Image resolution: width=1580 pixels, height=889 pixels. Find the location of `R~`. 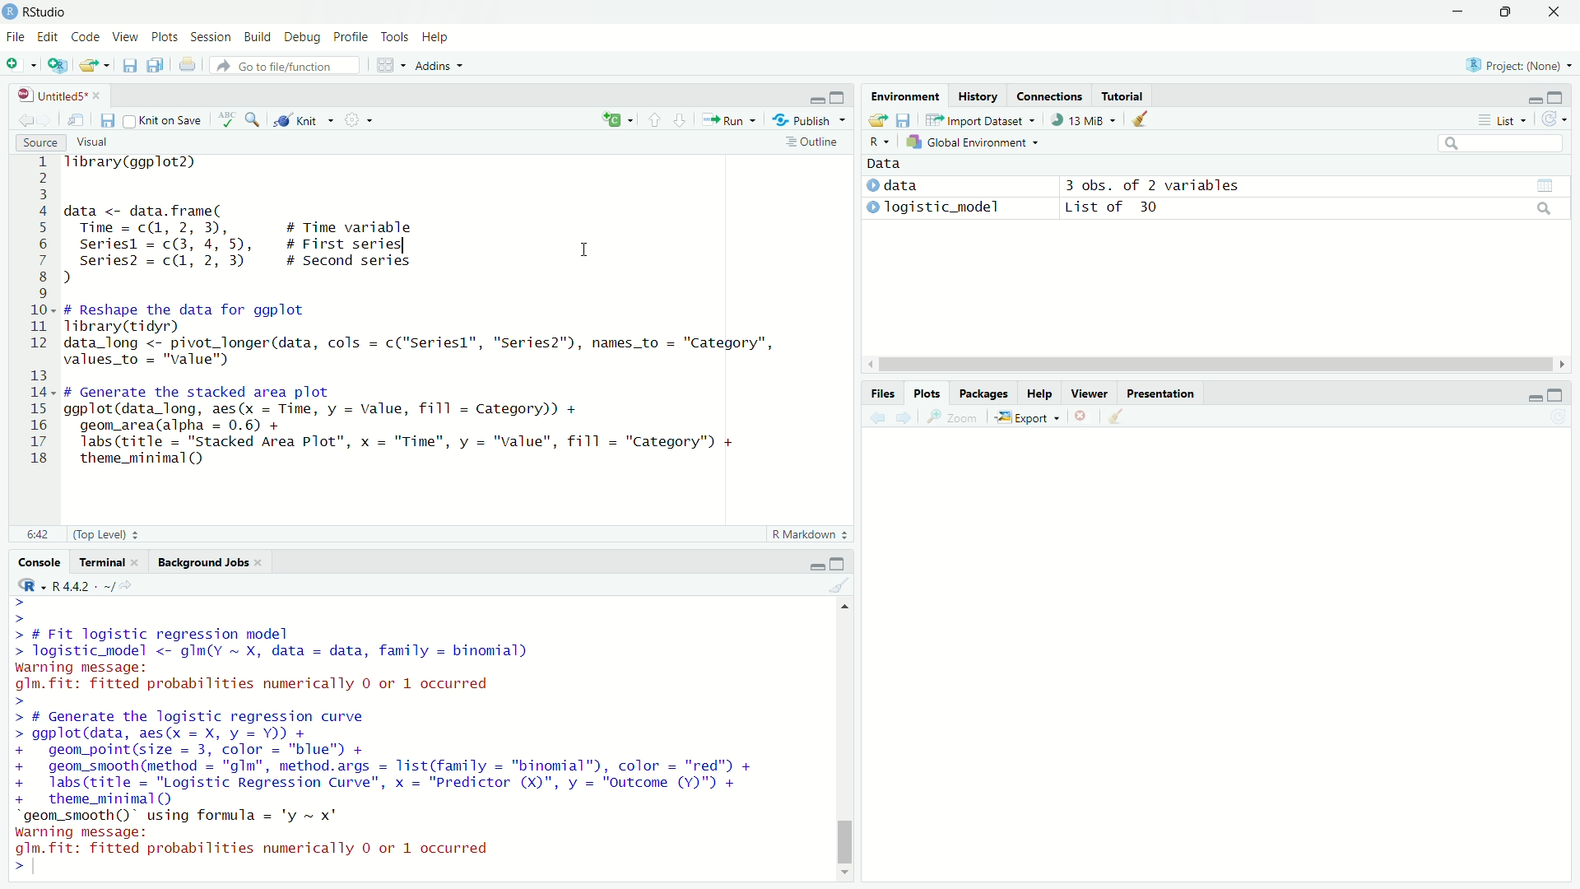

R~ is located at coordinates (876, 143).